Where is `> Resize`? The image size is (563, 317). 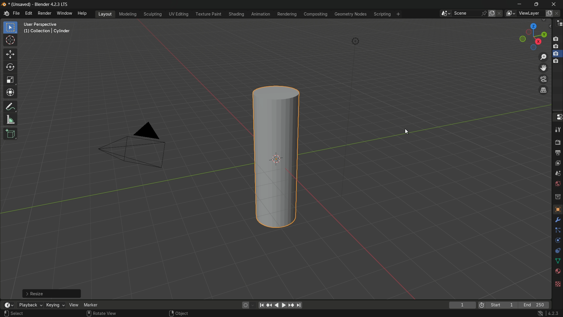 > Resize is located at coordinates (52, 294).